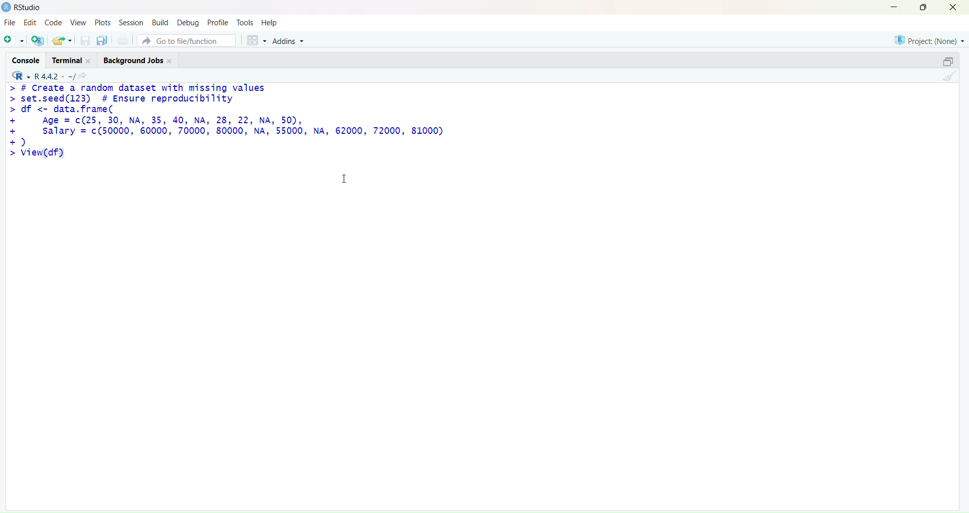  I want to click on maximize, so click(920, 7).